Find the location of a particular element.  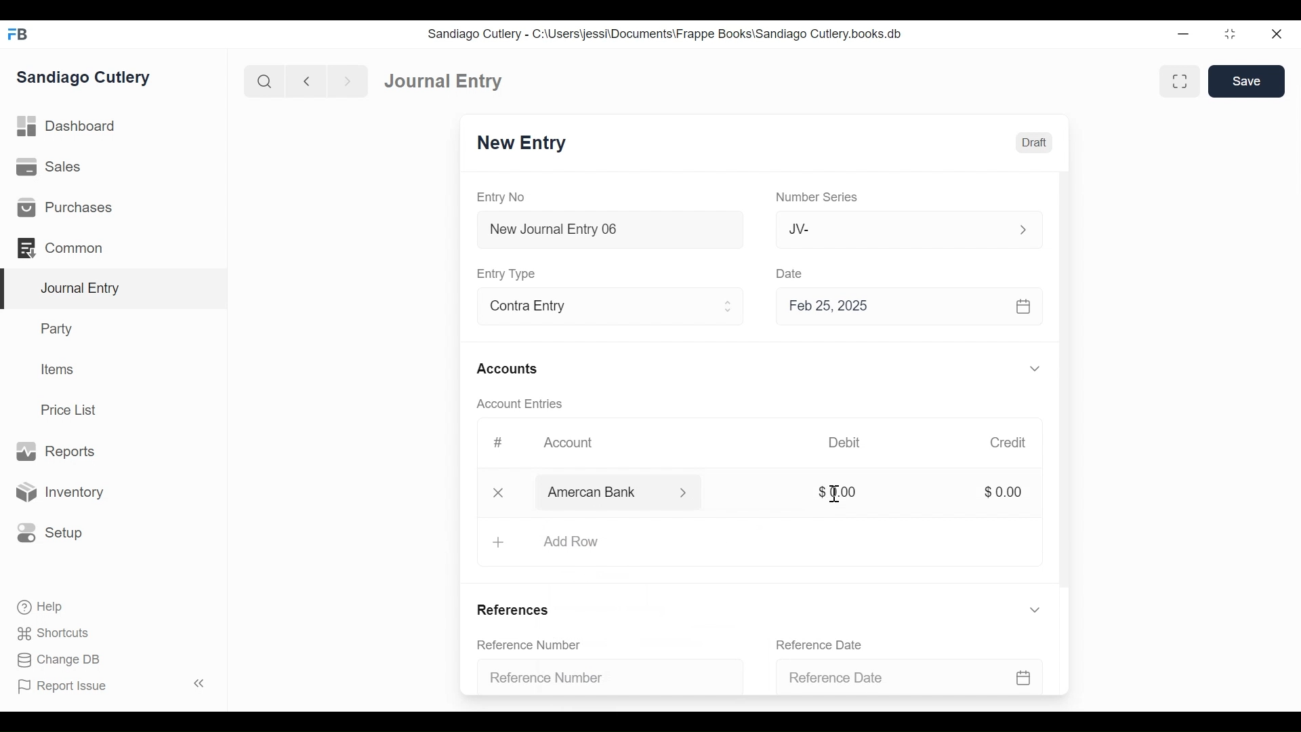

Toggle between form and full width is located at coordinates (1180, 81).